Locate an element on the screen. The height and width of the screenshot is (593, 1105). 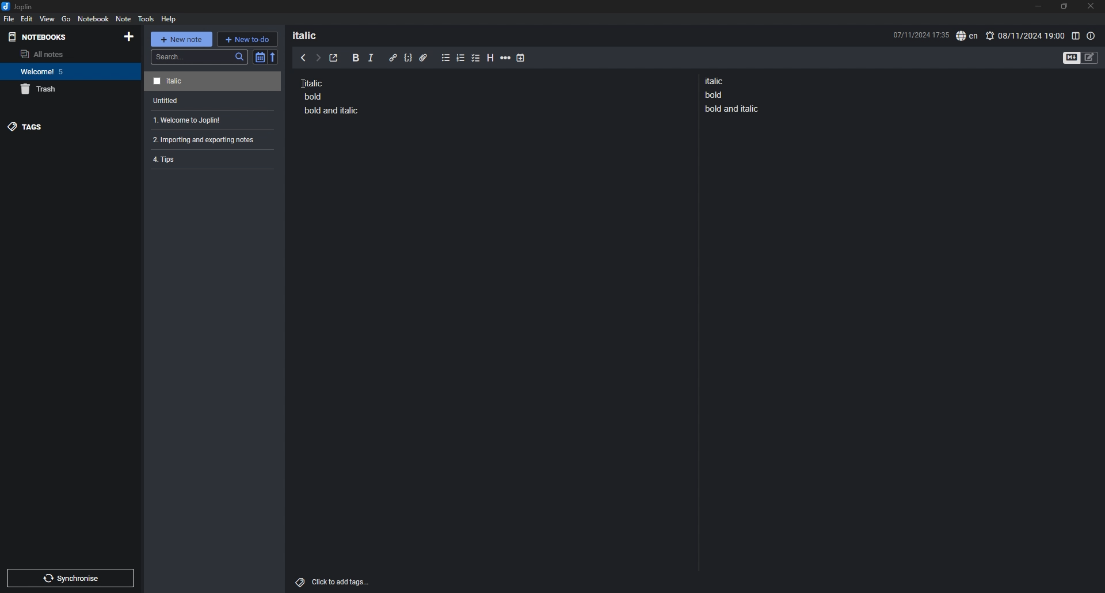
date and time is located at coordinates (920, 34).